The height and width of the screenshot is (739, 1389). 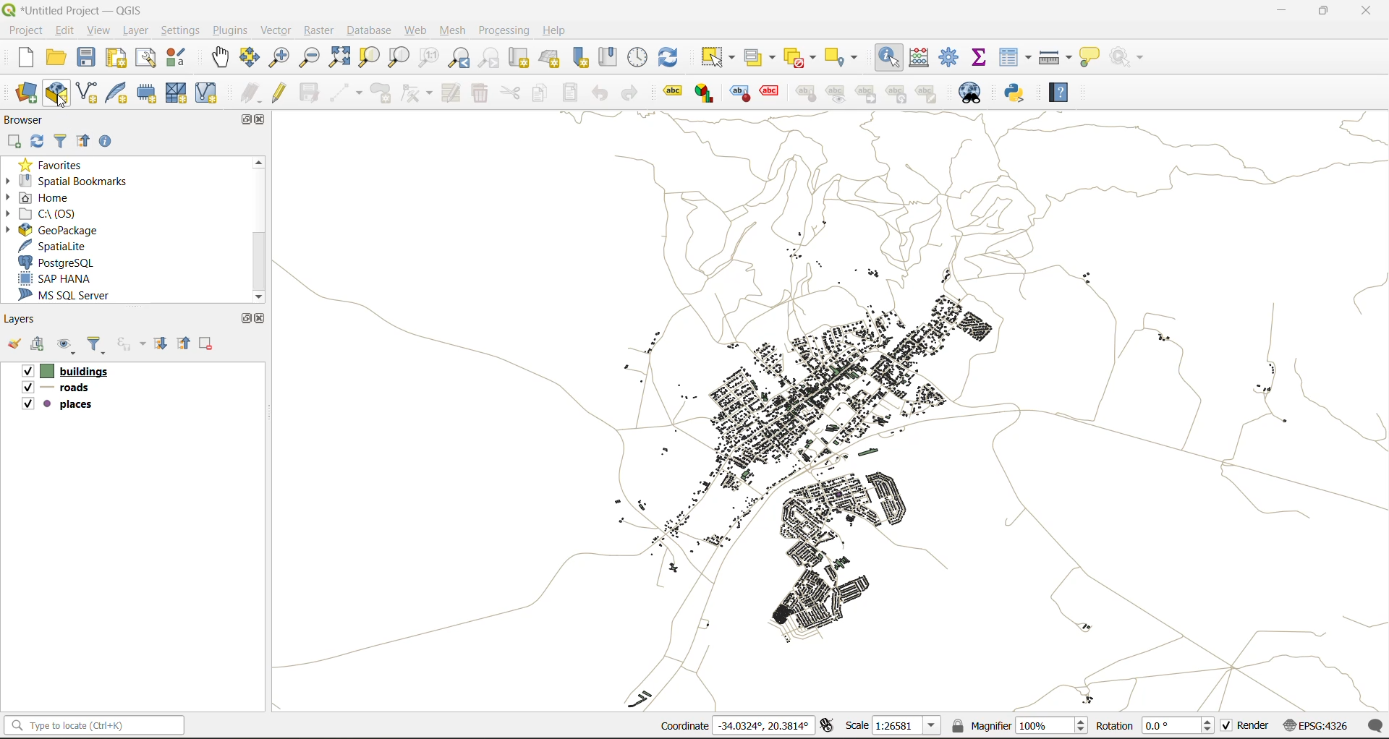 What do you see at coordinates (25, 30) in the screenshot?
I see `project` at bounding box center [25, 30].